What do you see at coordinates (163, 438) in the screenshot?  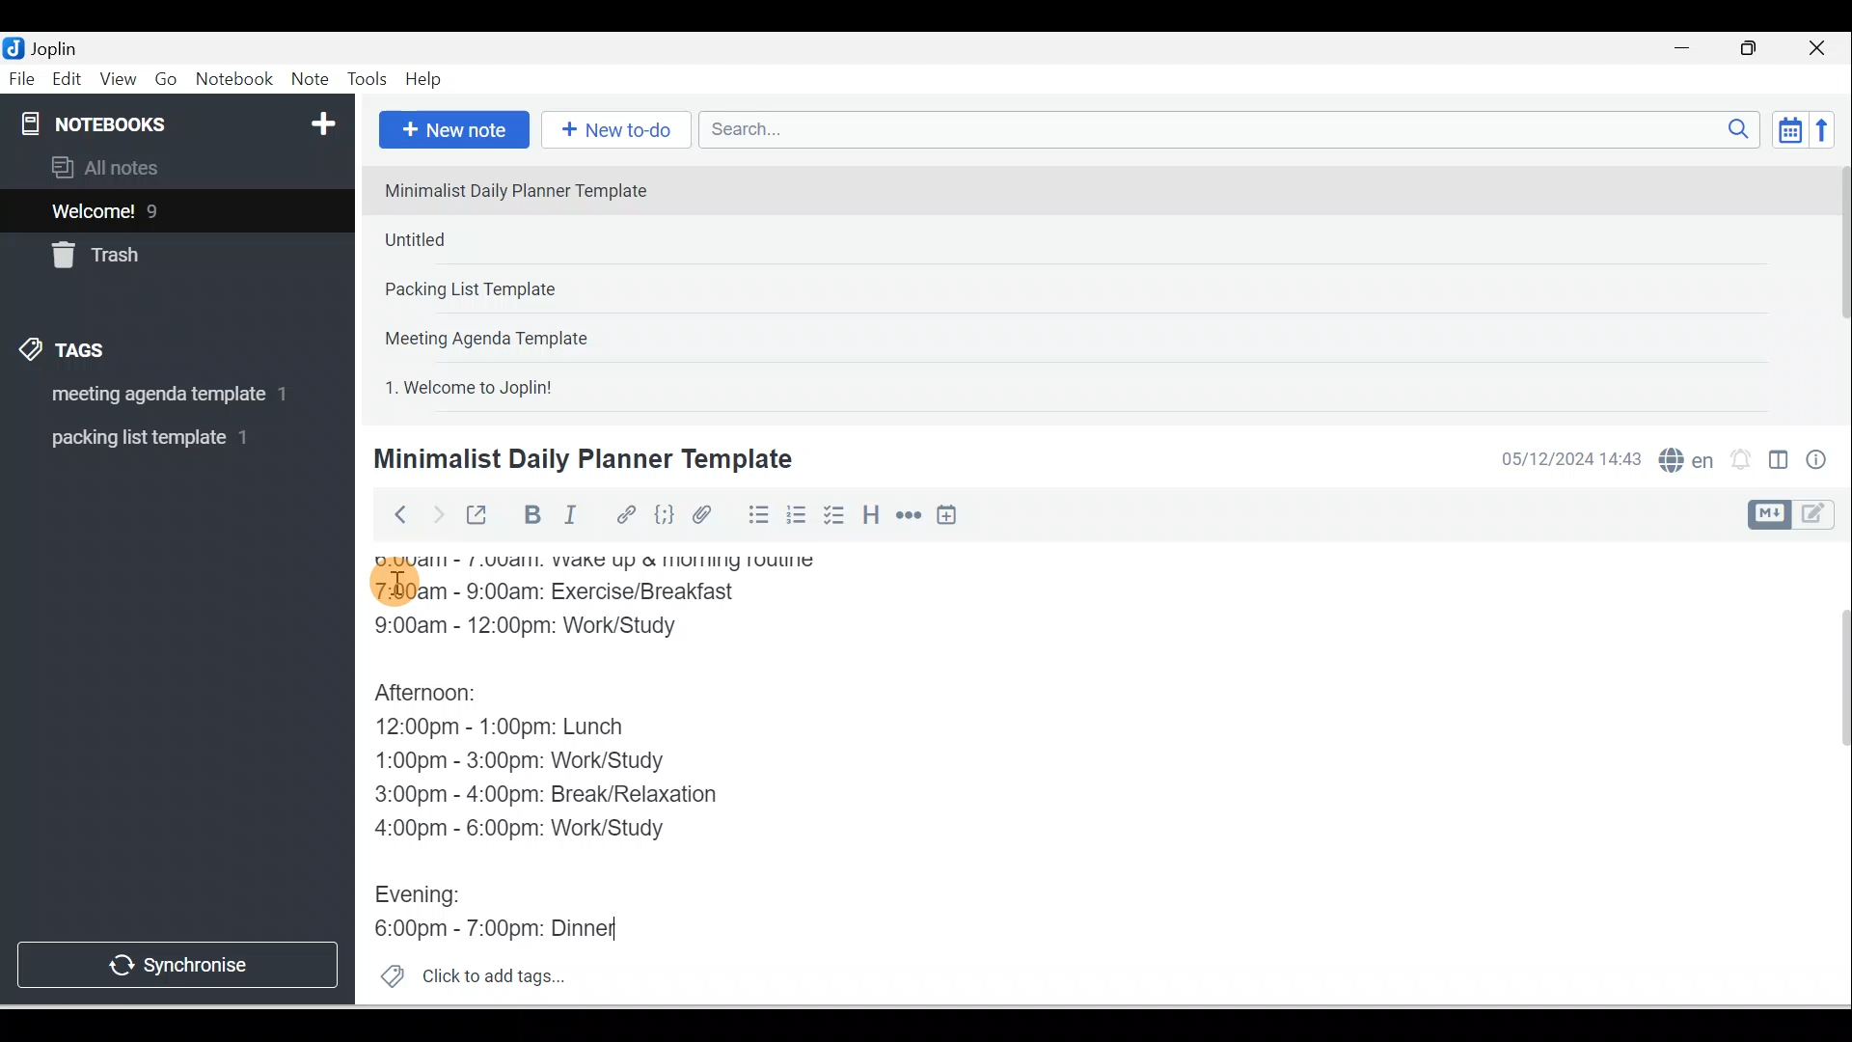 I see `Tag 2` at bounding box center [163, 438].